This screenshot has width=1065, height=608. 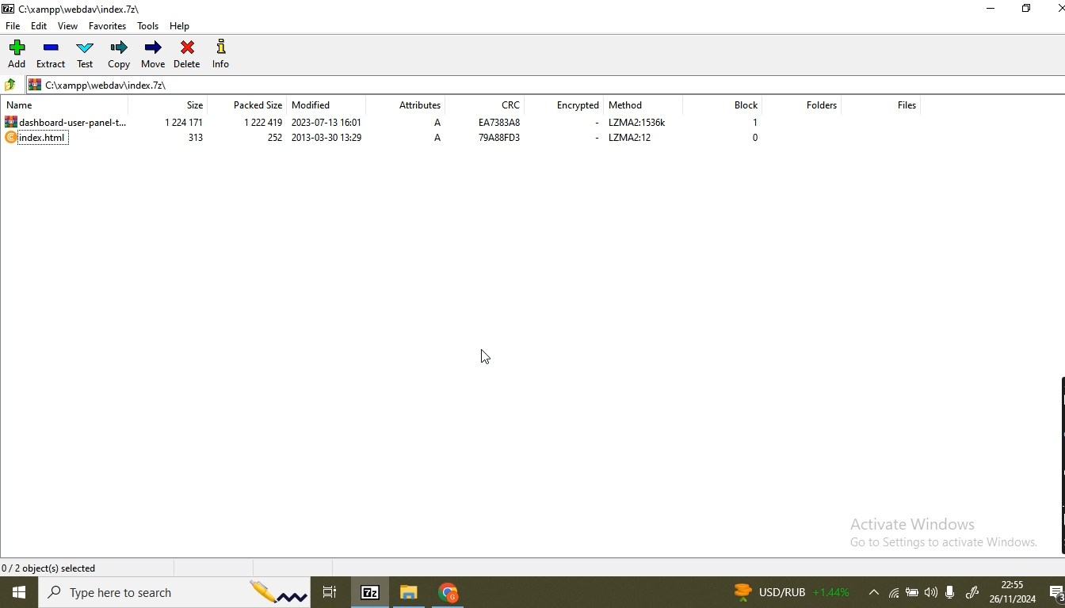 I want to click on copy, so click(x=119, y=55).